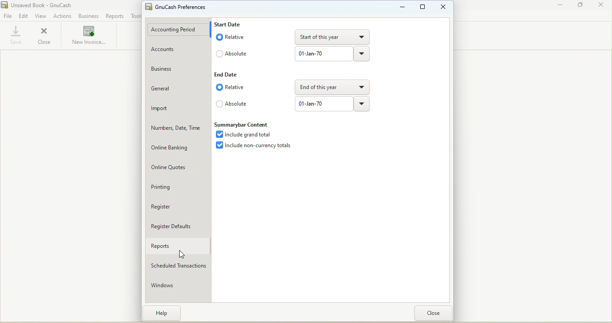 Image resolution: width=612 pixels, height=323 pixels. What do you see at coordinates (403, 7) in the screenshot?
I see `Minimize` at bounding box center [403, 7].